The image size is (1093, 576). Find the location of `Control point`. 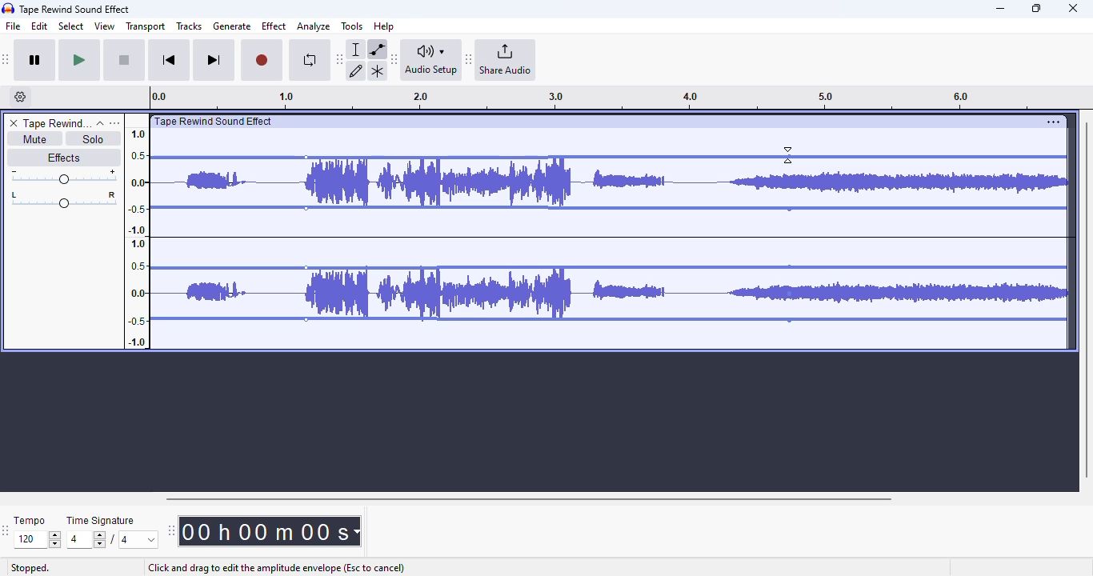

Control point is located at coordinates (790, 210).